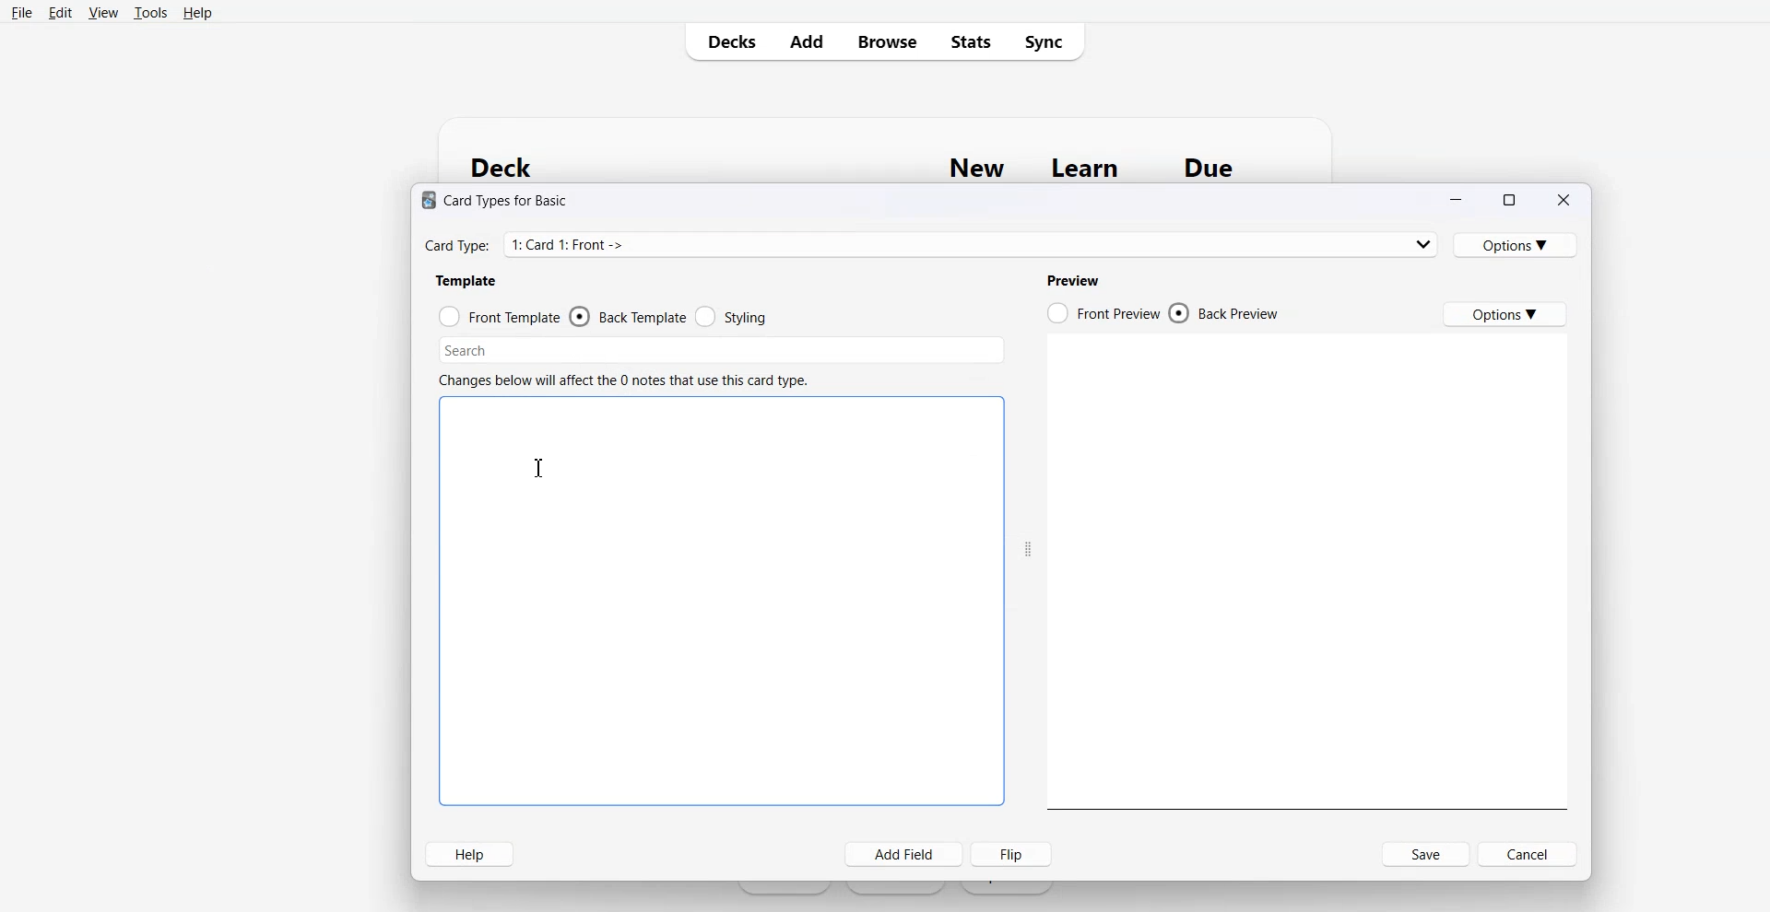  What do you see at coordinates (1030, 551) in the screenshot?
I see `Drag handle` at bounding box center [1030, 551].